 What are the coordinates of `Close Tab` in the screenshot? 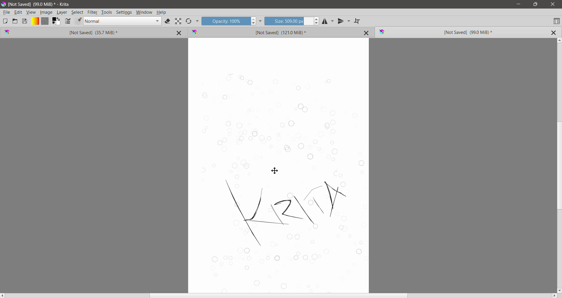 It's located at (366, 33).